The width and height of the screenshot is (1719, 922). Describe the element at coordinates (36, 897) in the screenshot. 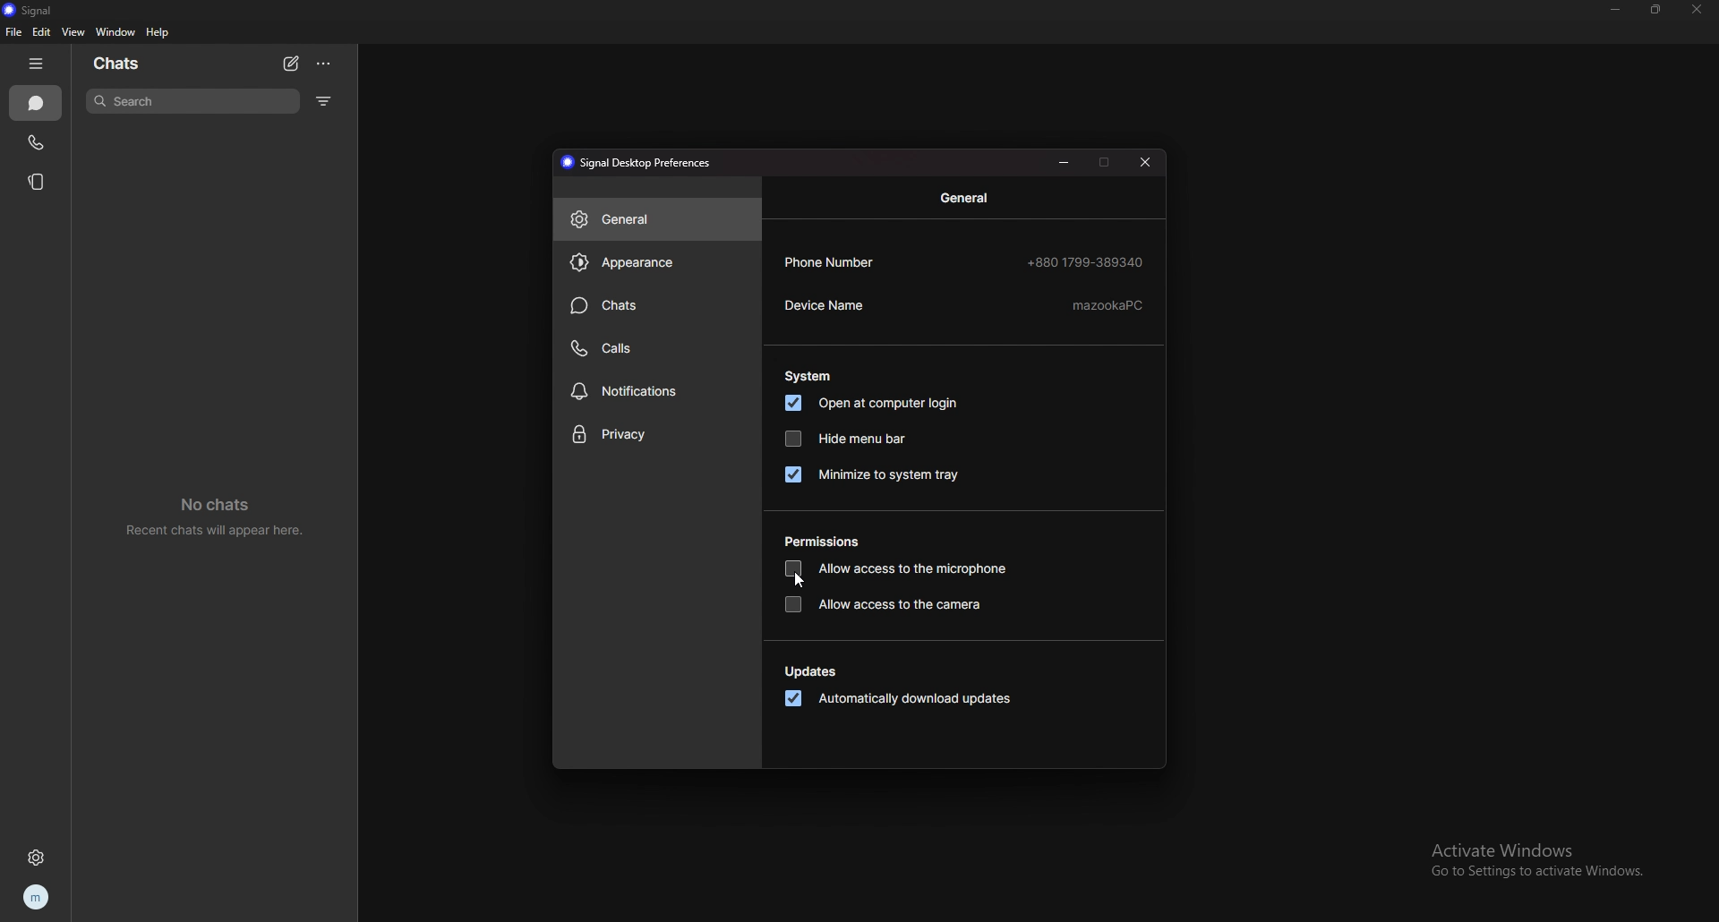

I see `profile` at that location.